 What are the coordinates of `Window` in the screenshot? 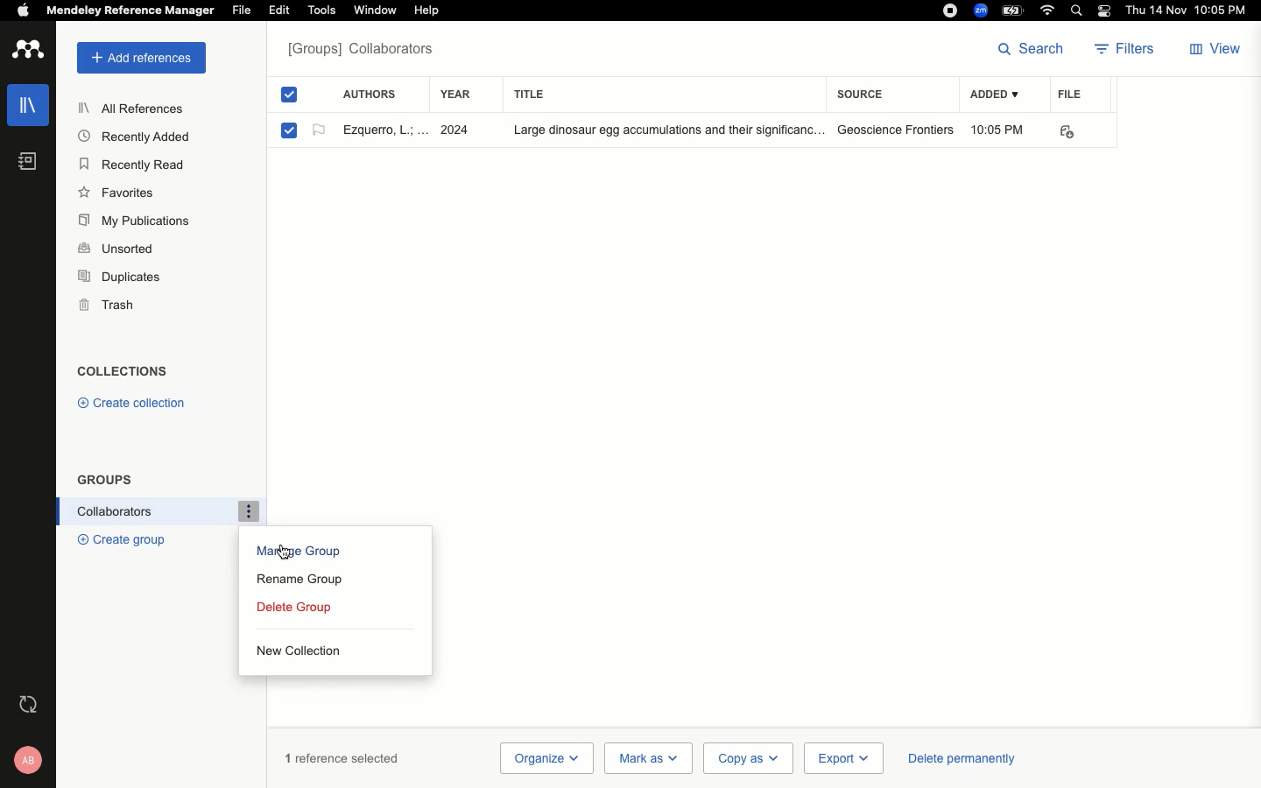 It's located at (374, 11).